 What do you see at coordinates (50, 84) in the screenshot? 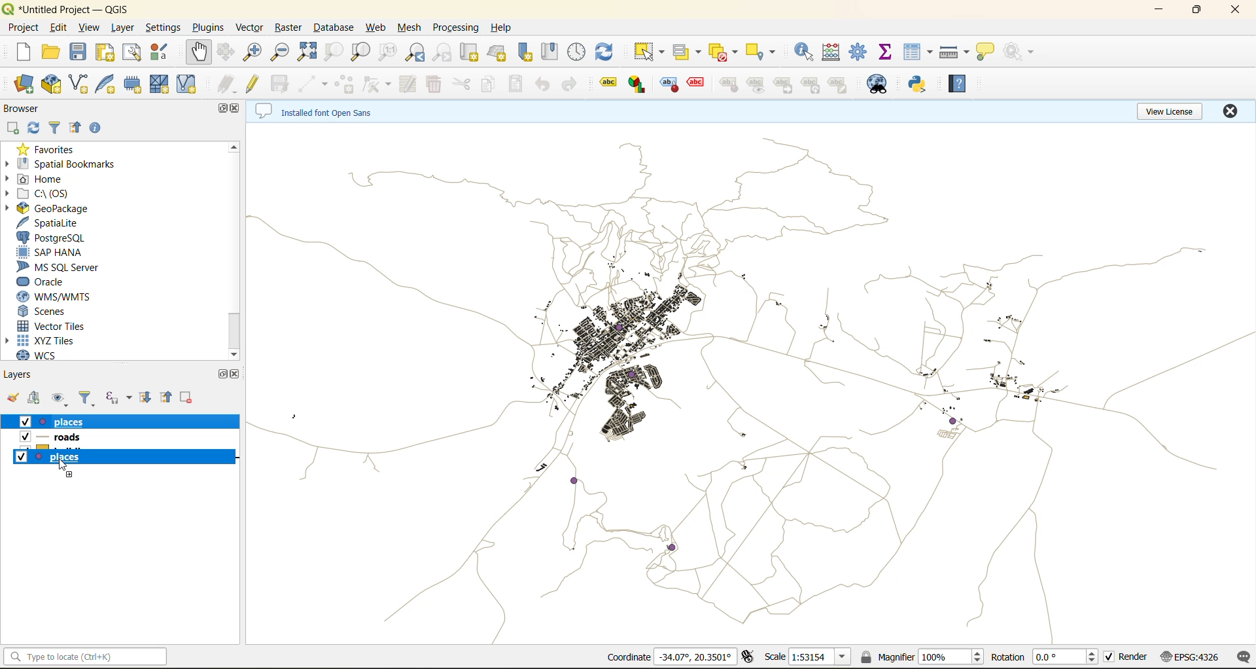
I see `new geopackage` at bounding box center [50, 84].